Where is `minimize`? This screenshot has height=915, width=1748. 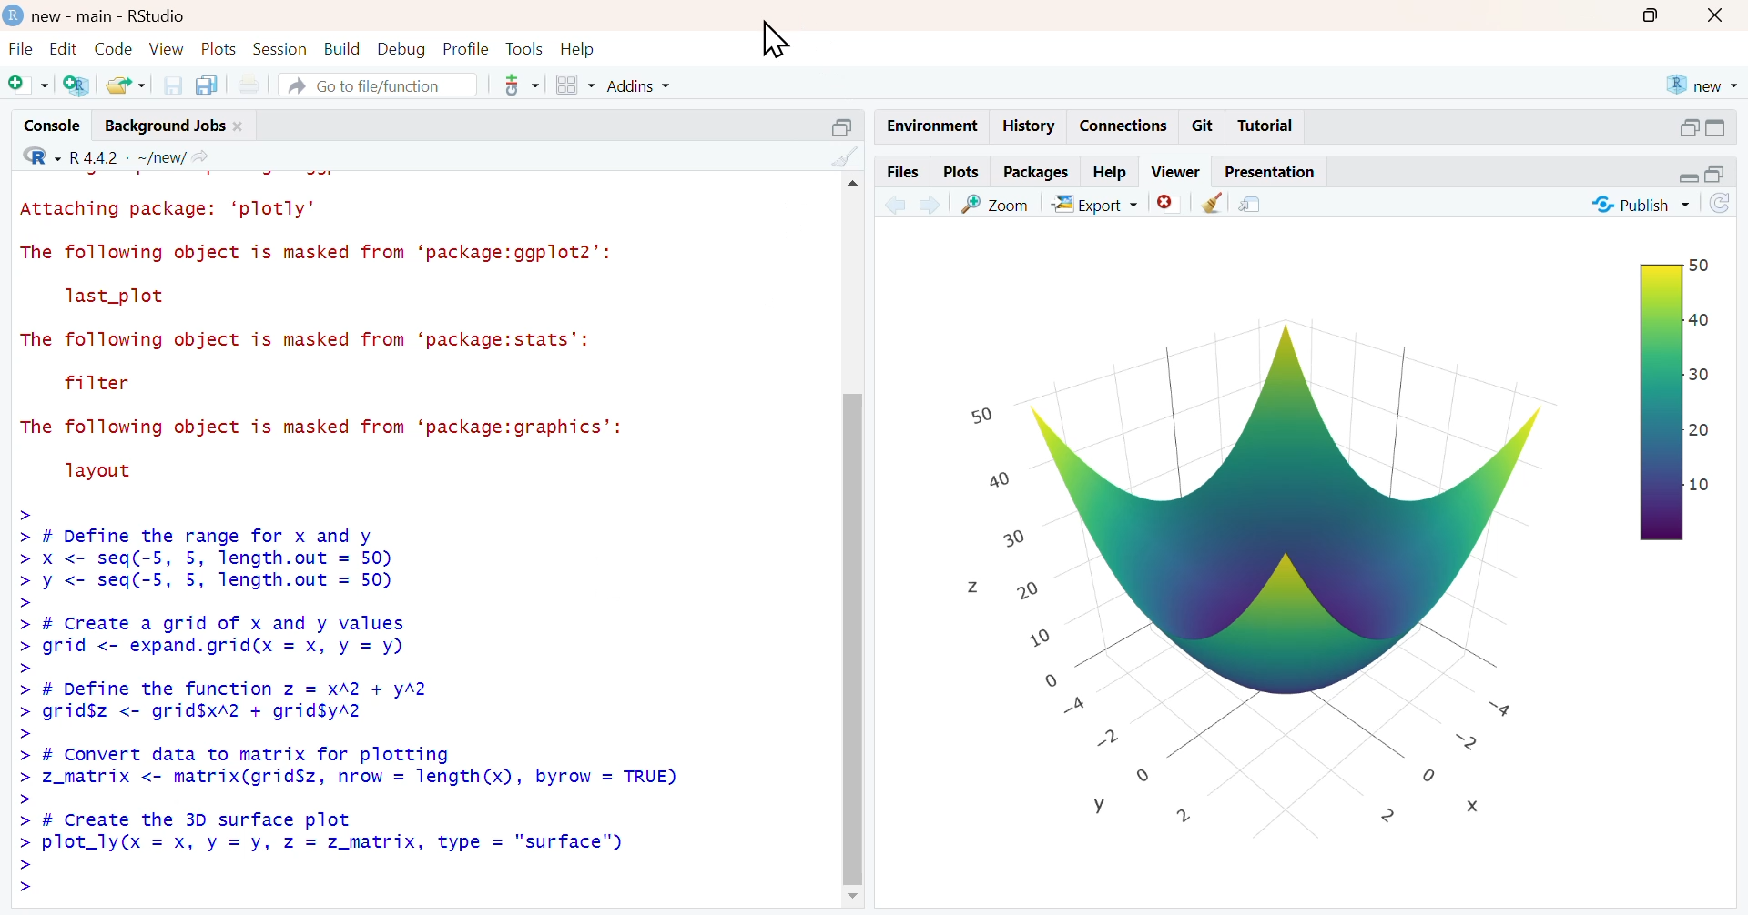
minimize is located at coordinates (1686, 179).